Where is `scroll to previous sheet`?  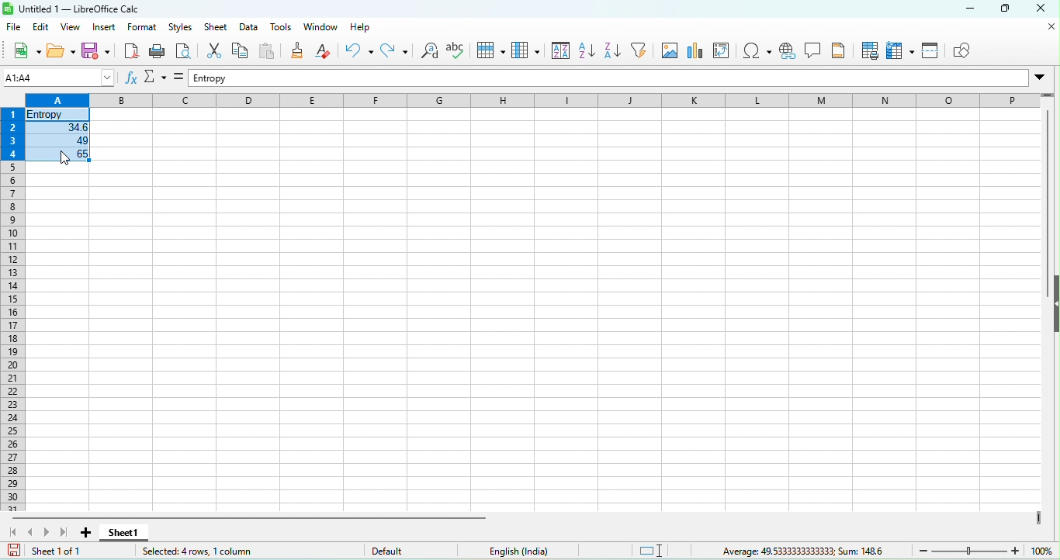 scroll to previous sheet is located at coordinates (33, 531).